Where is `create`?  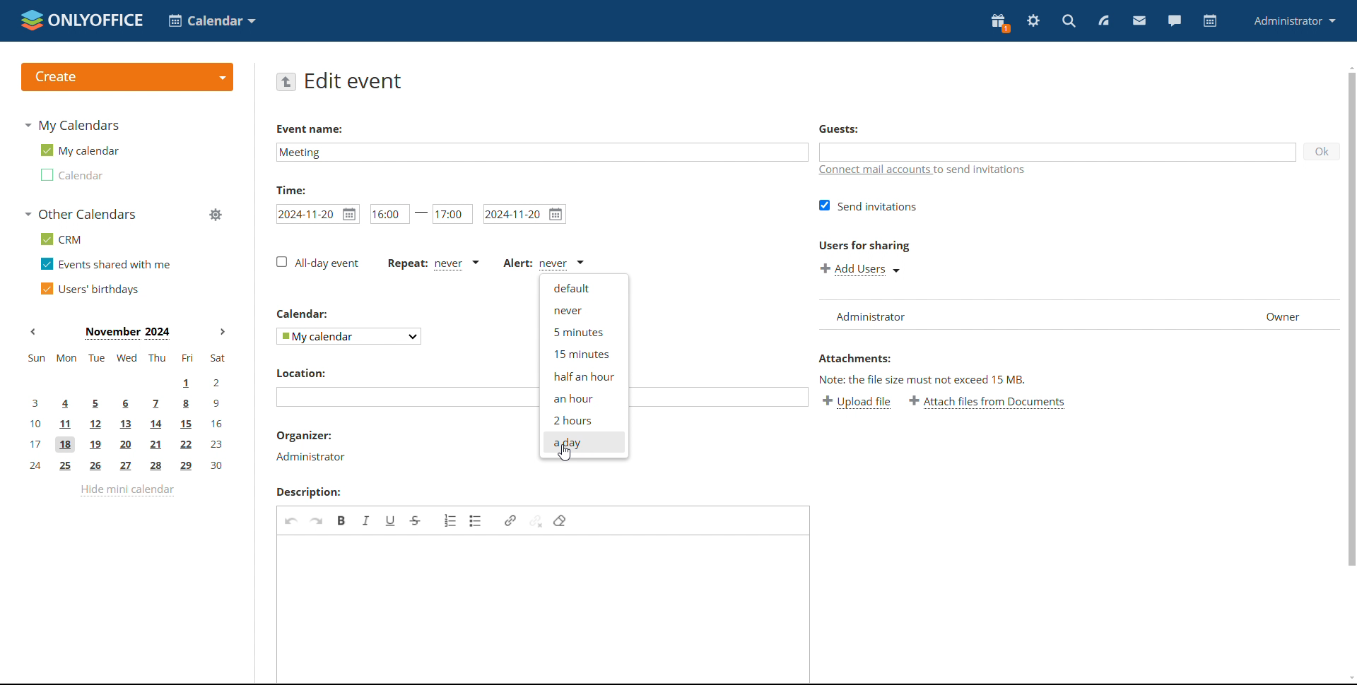
create is located at coordinates (127, 77).